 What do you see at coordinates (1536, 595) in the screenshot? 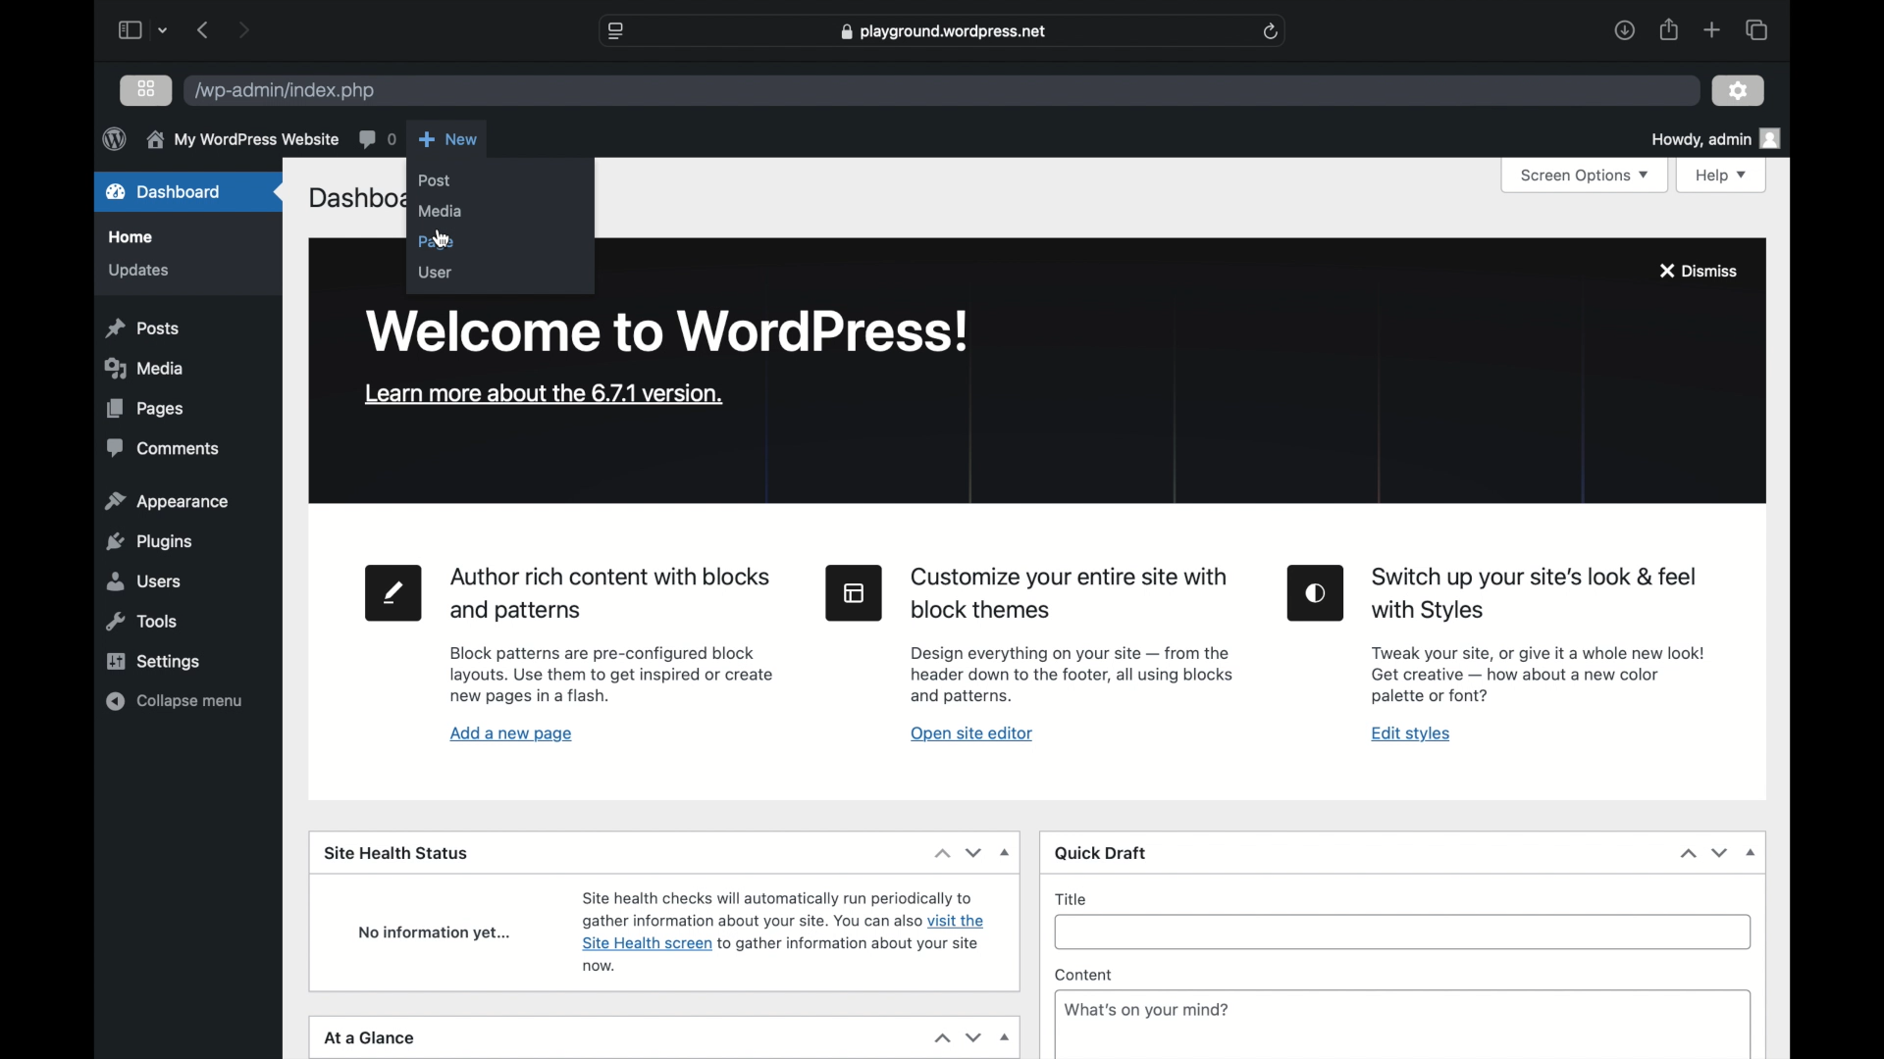
I see `headline` at bounding box center [1536, 595].